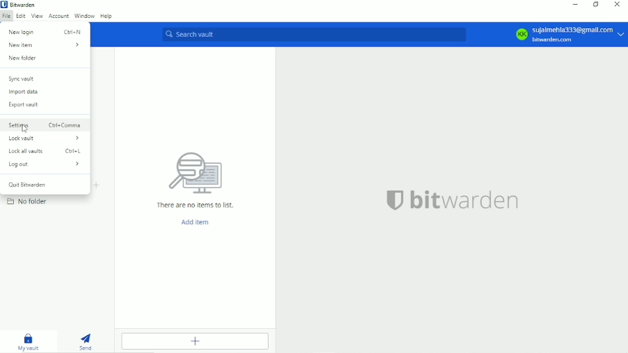  I want to click on No folder, so click(28, 201).